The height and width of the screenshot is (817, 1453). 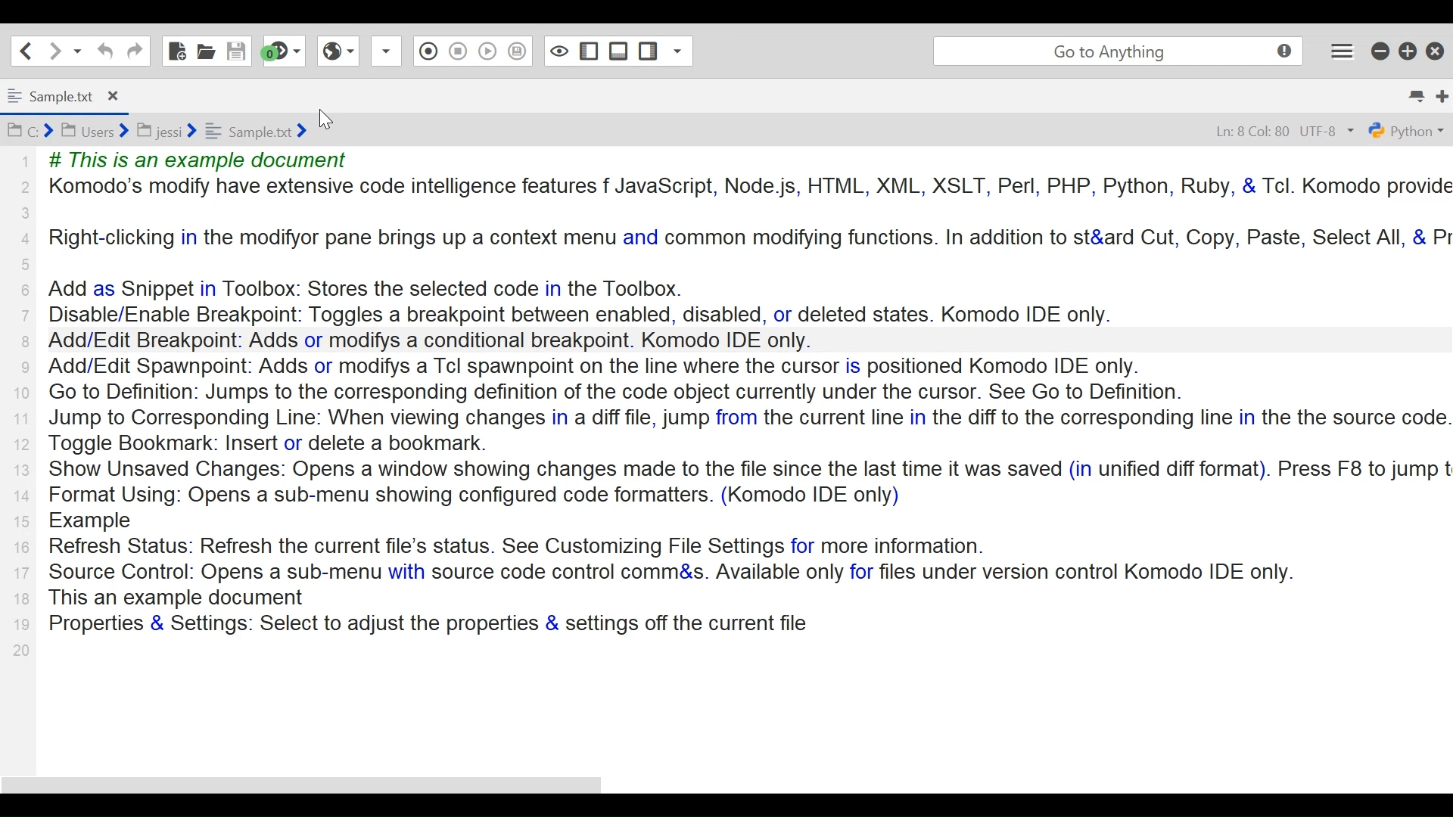 What do you see at coordinates (1381, 50) in the screenshot?
I see `minimize` at bounding box center [1381, 50].